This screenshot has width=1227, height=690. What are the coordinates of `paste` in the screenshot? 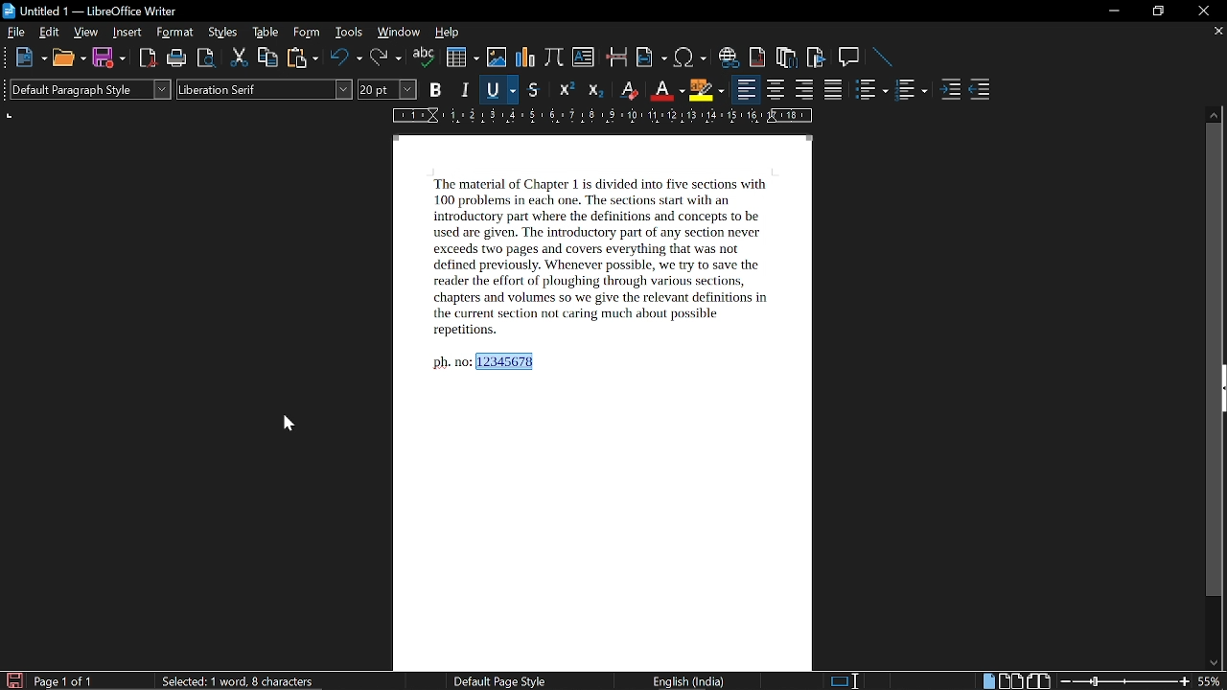 It's located at (303, 57).